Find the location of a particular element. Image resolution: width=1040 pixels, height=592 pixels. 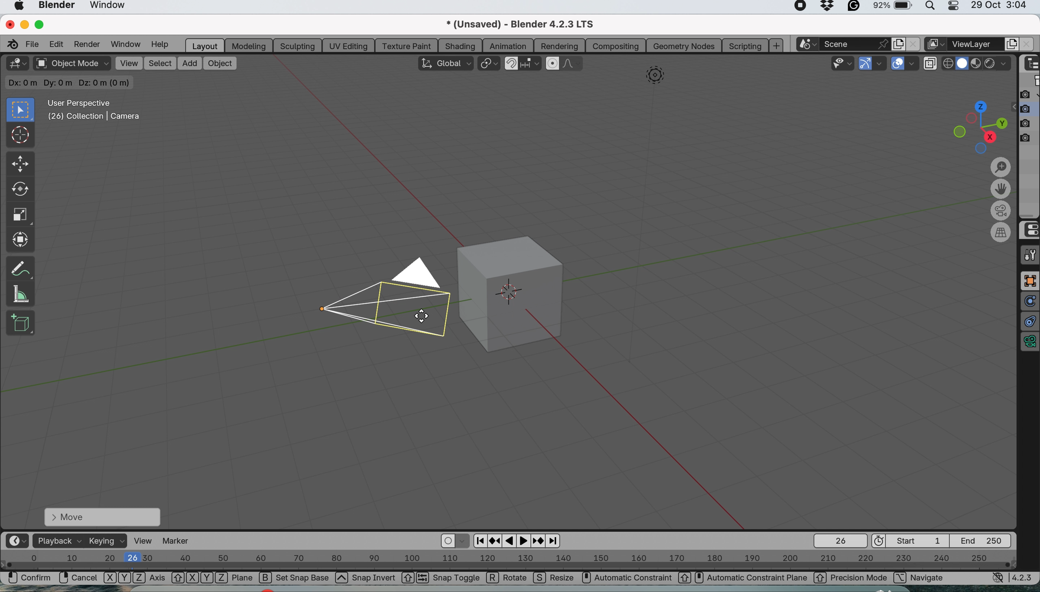

maximise is located at coordinates (42, 24).